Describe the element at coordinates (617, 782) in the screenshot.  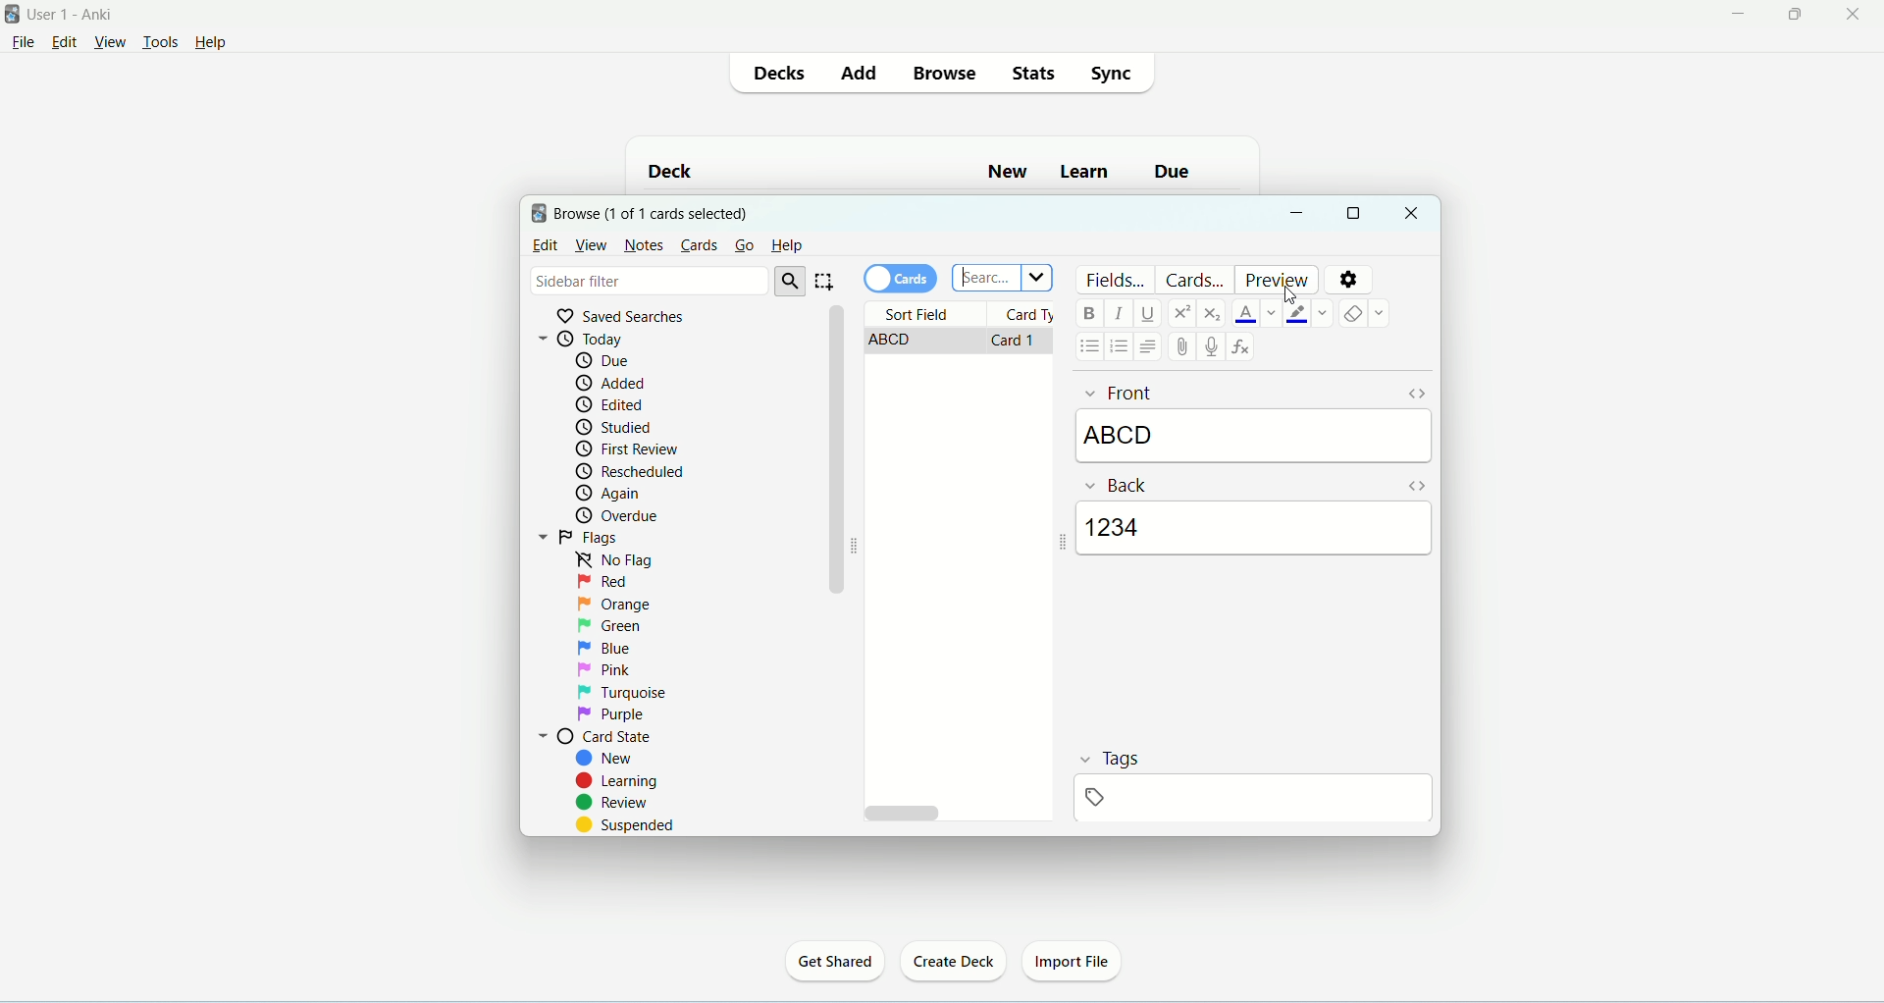
I see `learning` at that location.